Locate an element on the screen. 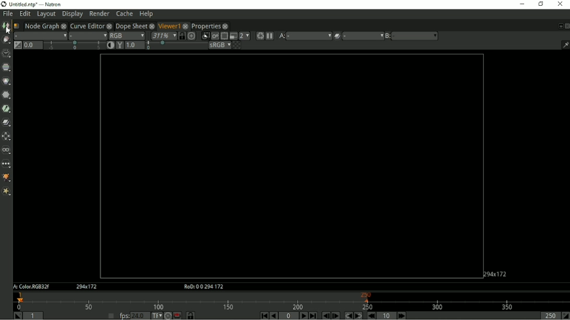 This screenshot has width=570, height=320. Play backward is located at coordinates (274, 316).